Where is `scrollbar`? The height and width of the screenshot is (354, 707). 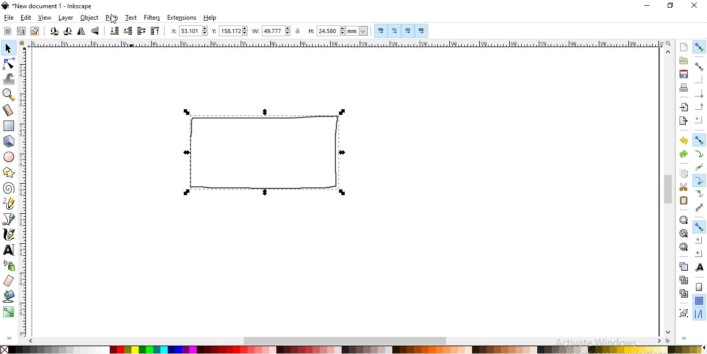 scrollbar is located at coordinates (668, 190).